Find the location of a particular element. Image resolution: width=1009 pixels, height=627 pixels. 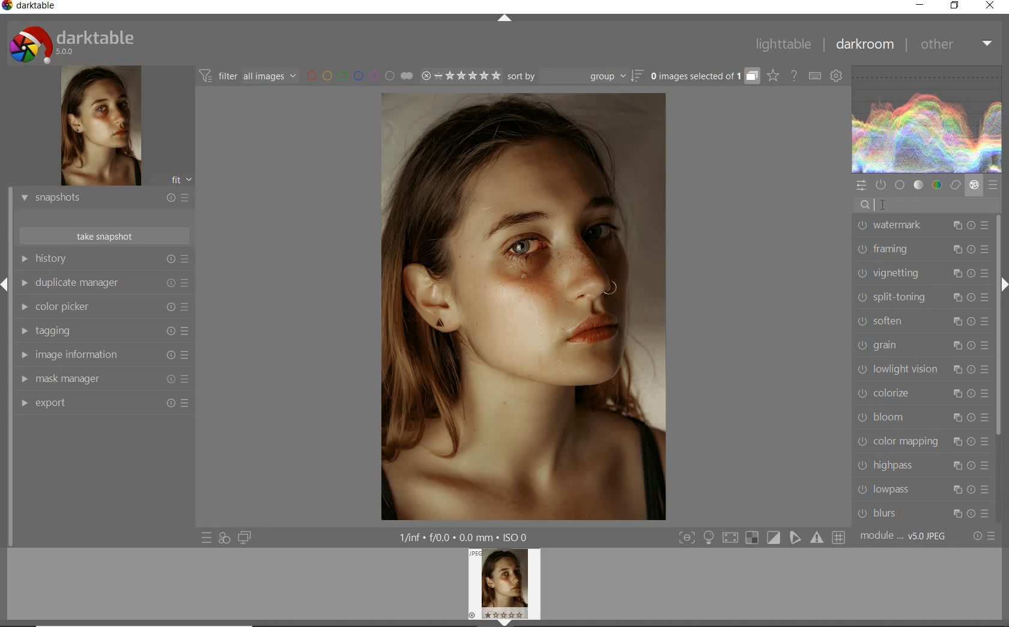

set keyboard shortcuts is located at coordinates (814, 76).